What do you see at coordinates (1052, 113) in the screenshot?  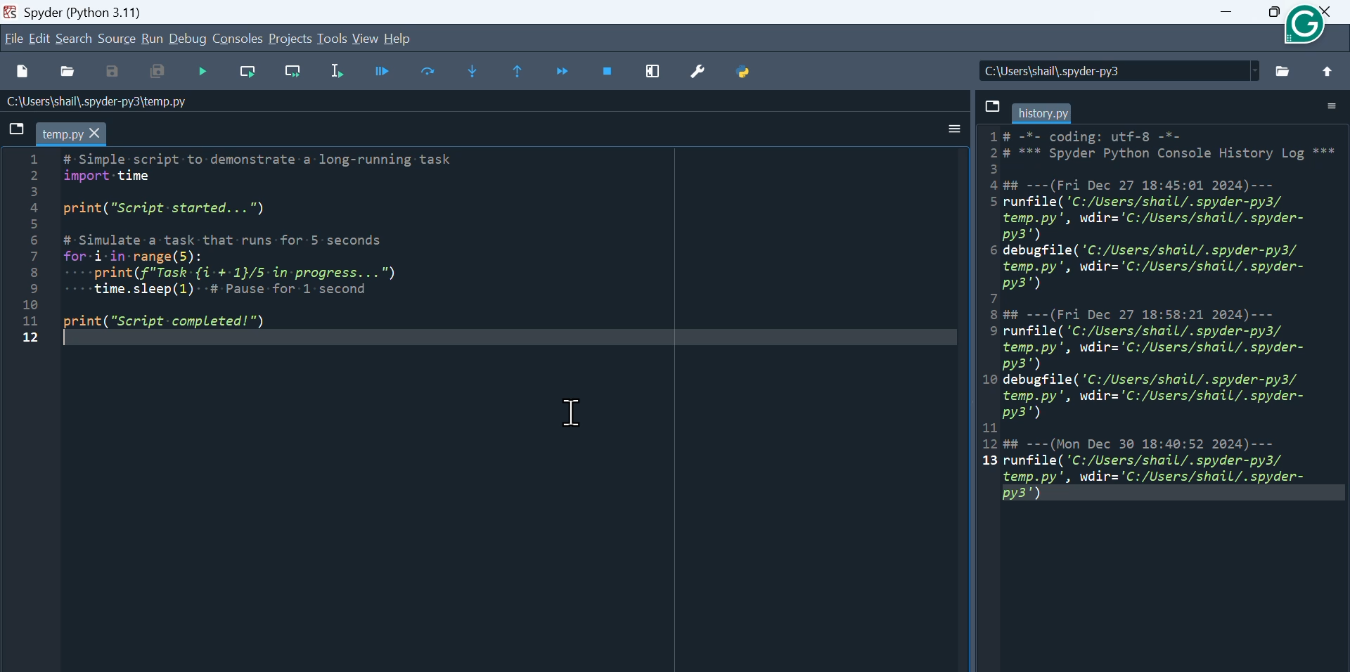 I see `` at bounding box center [1052, 113].